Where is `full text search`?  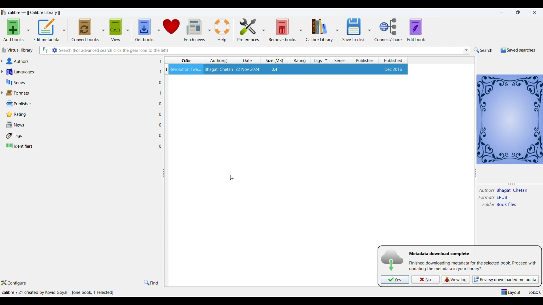 full text search is located at coordinates (44, 51).